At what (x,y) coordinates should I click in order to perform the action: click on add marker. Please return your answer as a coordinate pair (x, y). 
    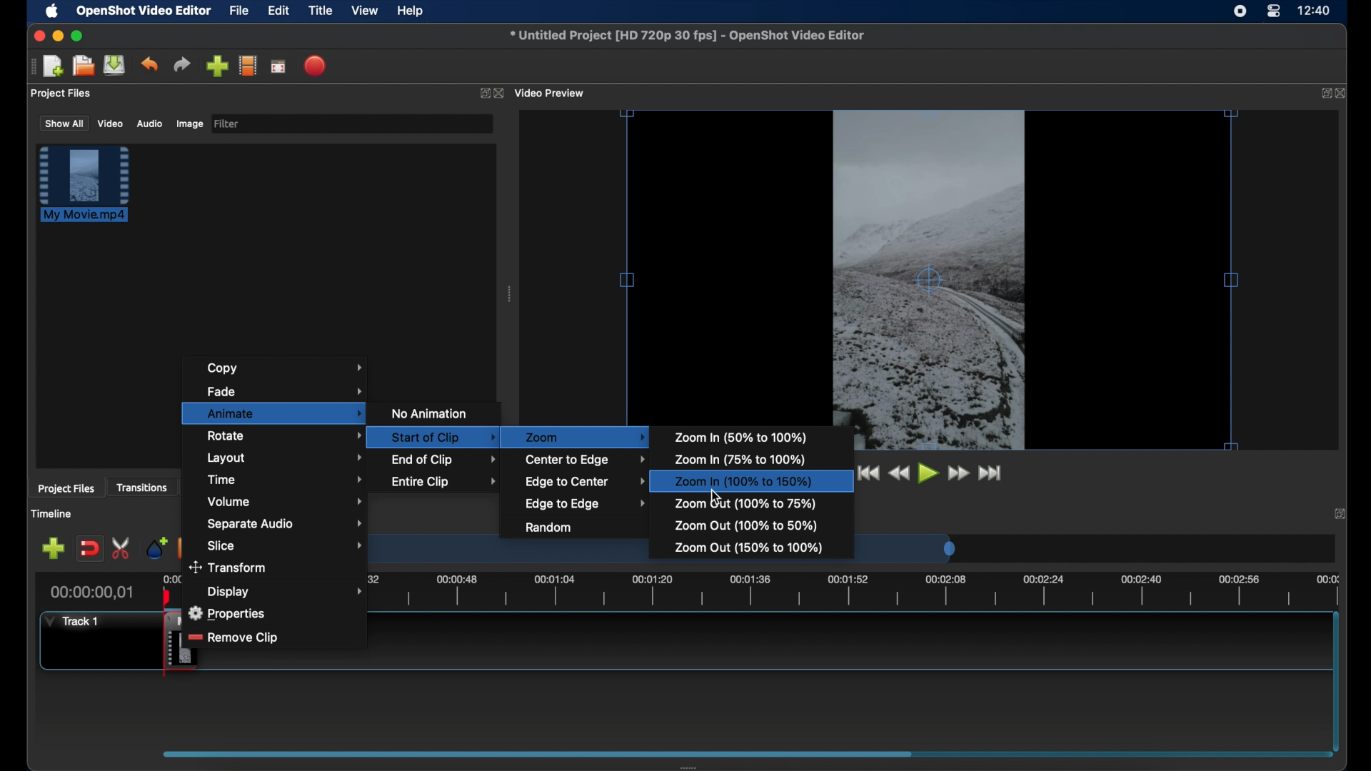
    Looking at the image, I should click on (156, 547).